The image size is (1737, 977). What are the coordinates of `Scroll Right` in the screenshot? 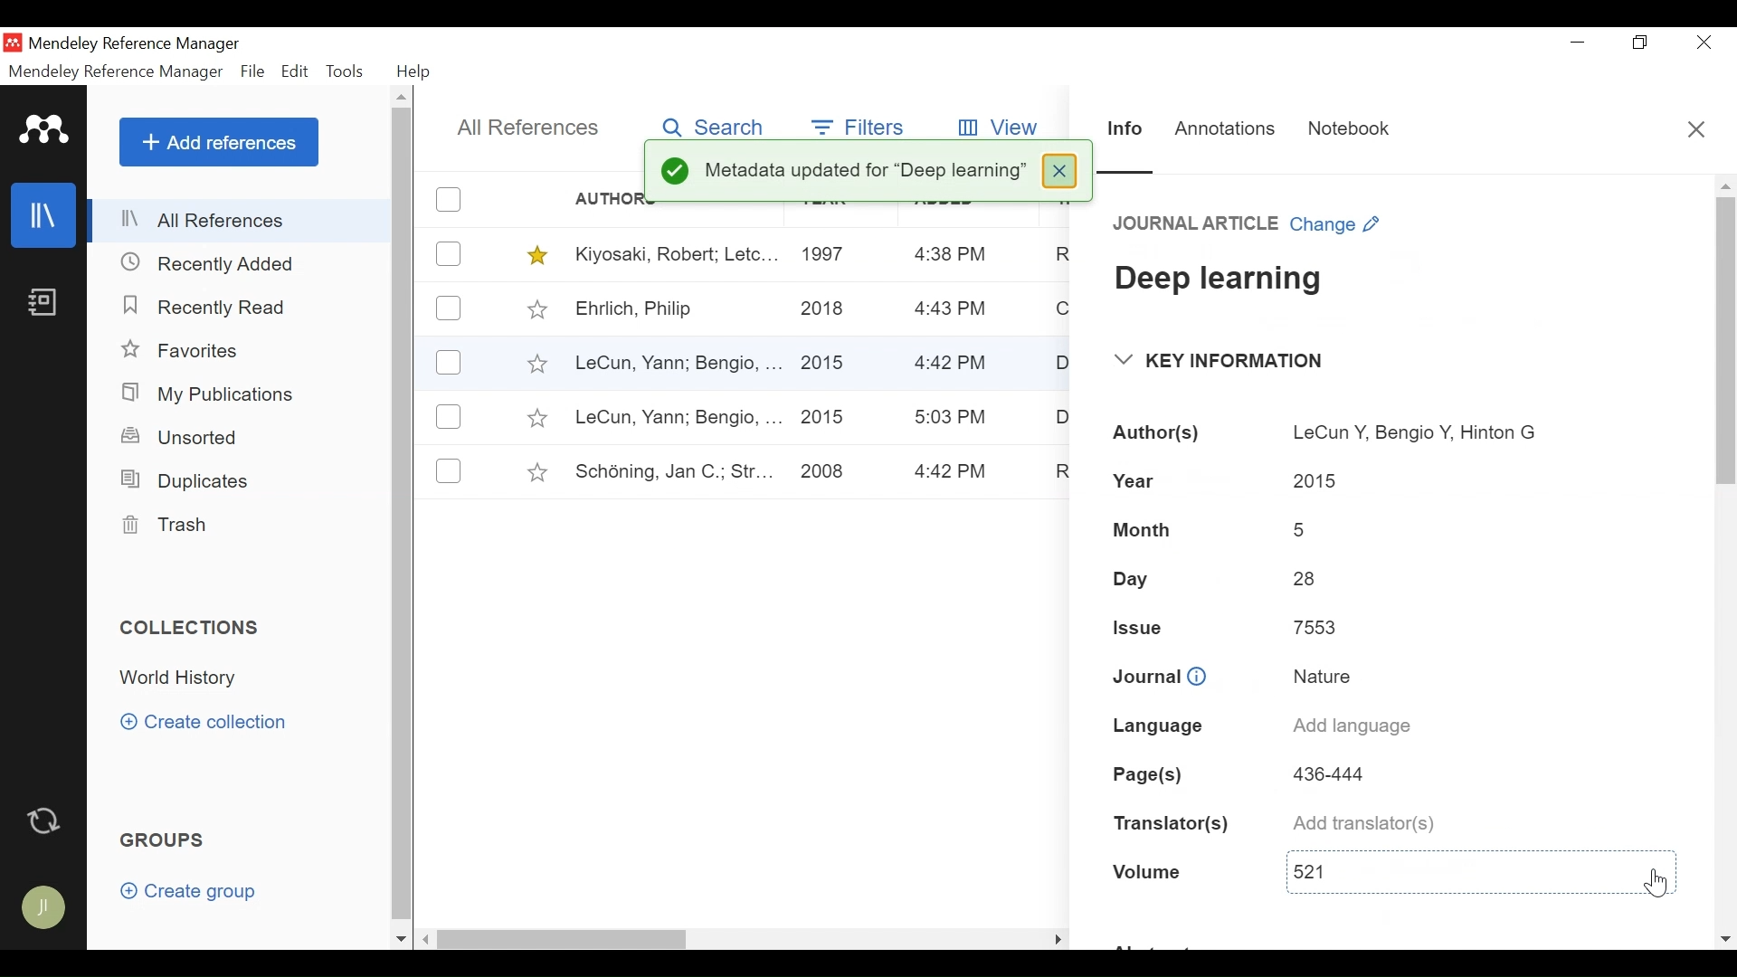 It's located at (1725, 939).